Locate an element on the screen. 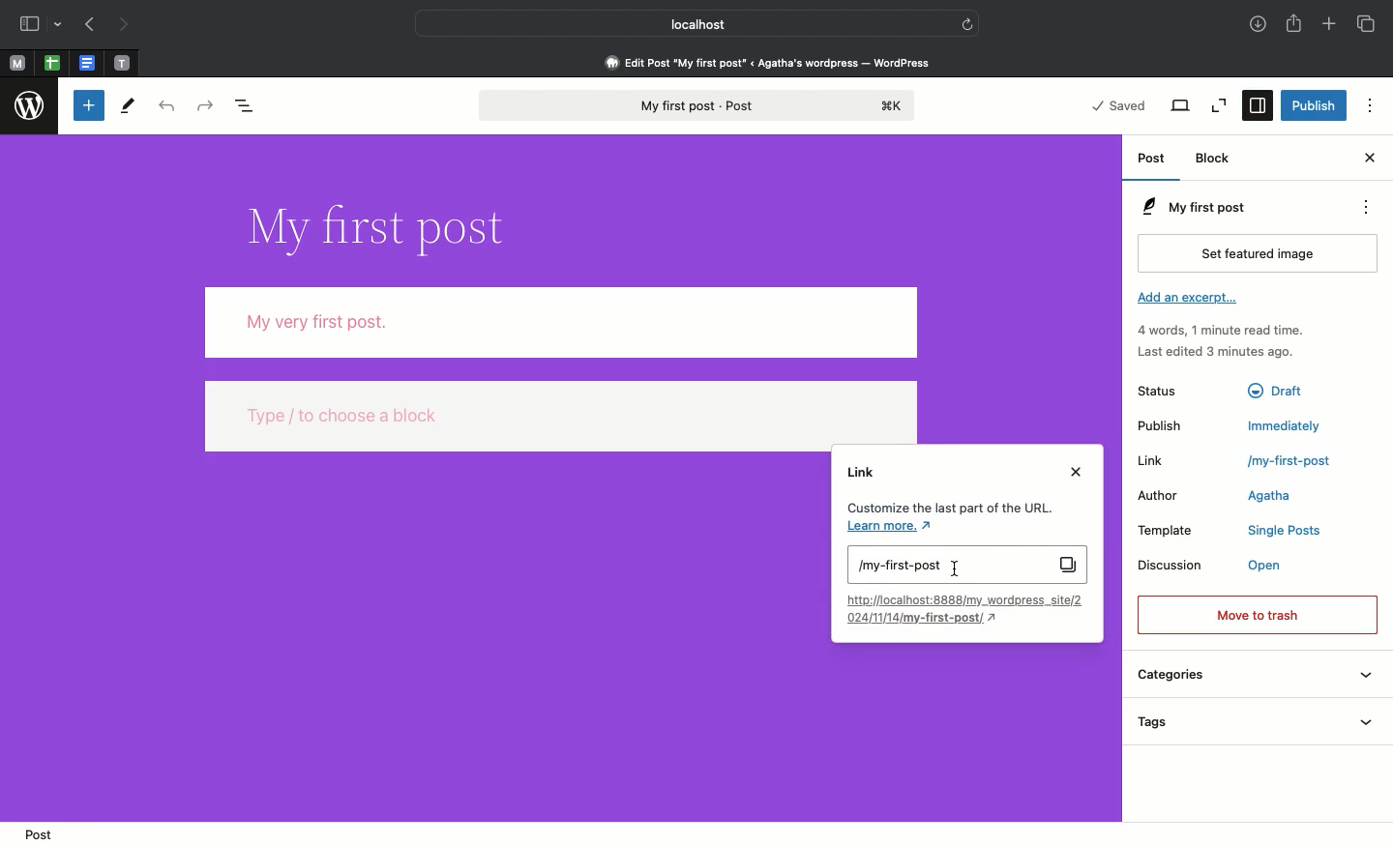  pinned tabs is located at coordinates (126, 64).